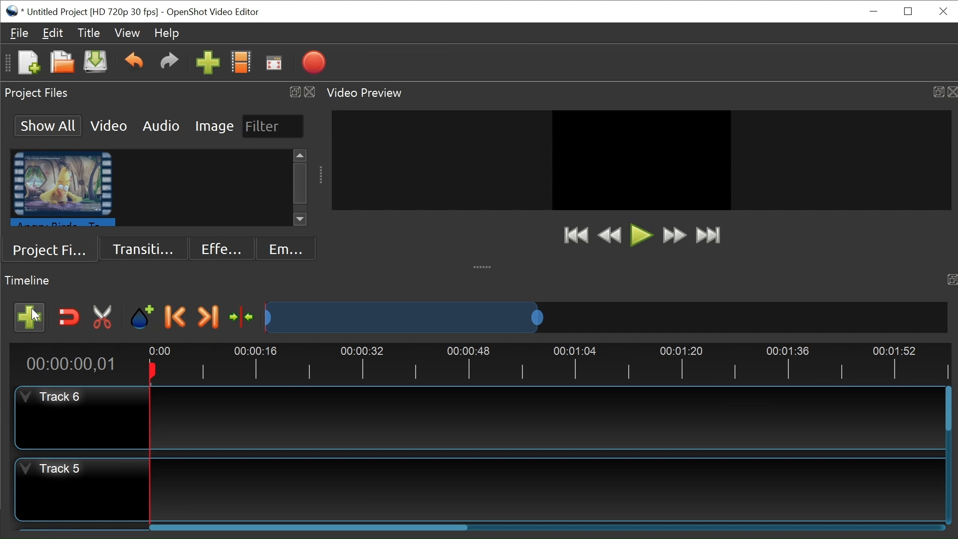  What do you see at coordinates (306, 525) in the screenshot?
I see `Horizontal Scroll bar` at bounding box center [306, 525].